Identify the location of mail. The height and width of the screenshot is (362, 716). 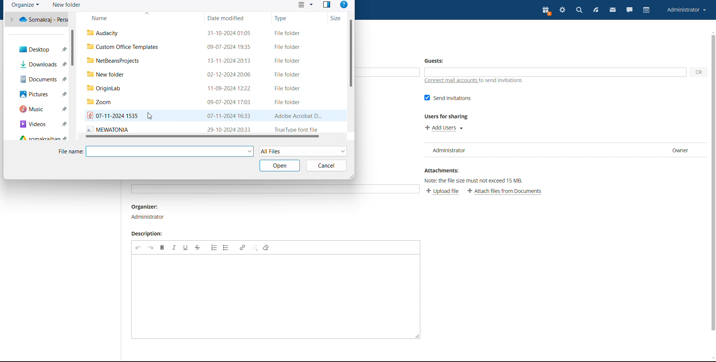
(613, 10).